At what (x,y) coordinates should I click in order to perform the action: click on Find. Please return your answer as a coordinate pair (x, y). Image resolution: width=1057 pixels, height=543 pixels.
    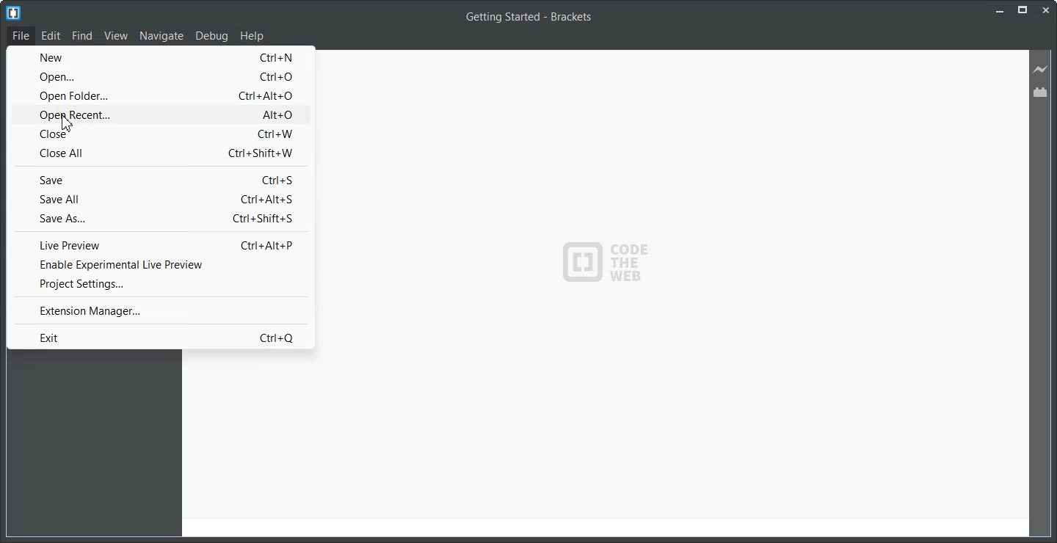
    Looking at the image, I should click on (82, 36).